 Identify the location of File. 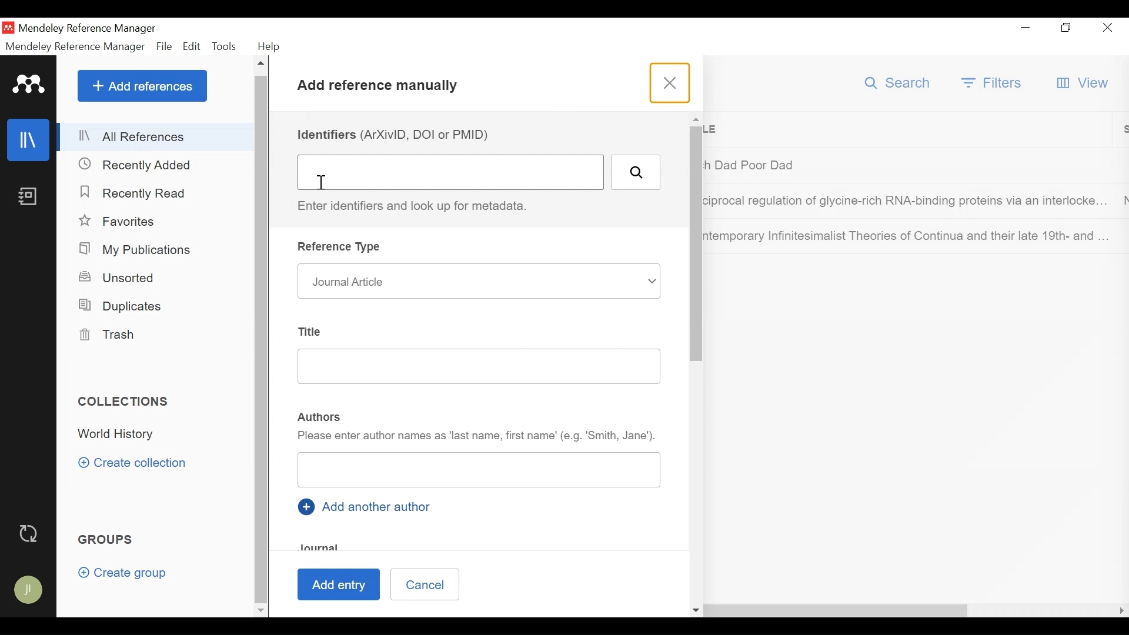
(165, 46).